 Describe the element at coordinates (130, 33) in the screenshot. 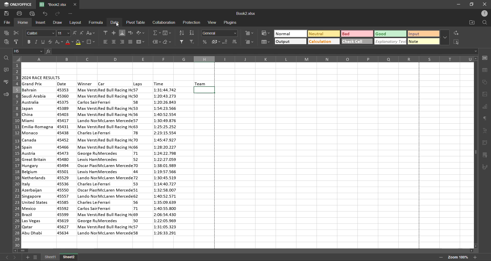

I see `wrap text` at that location.